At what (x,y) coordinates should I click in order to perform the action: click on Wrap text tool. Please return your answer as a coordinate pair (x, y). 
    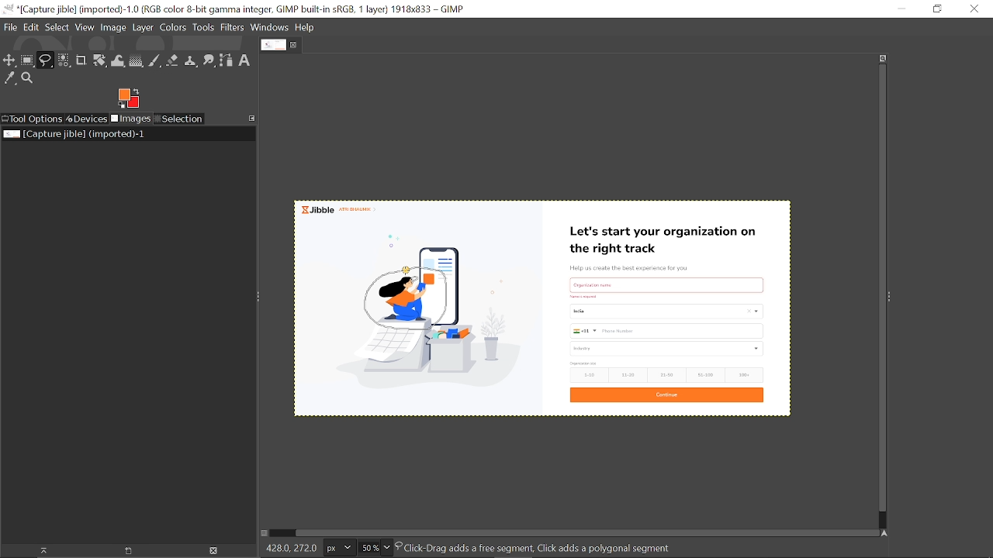
    Looking at the image, I should click on (119, 61).